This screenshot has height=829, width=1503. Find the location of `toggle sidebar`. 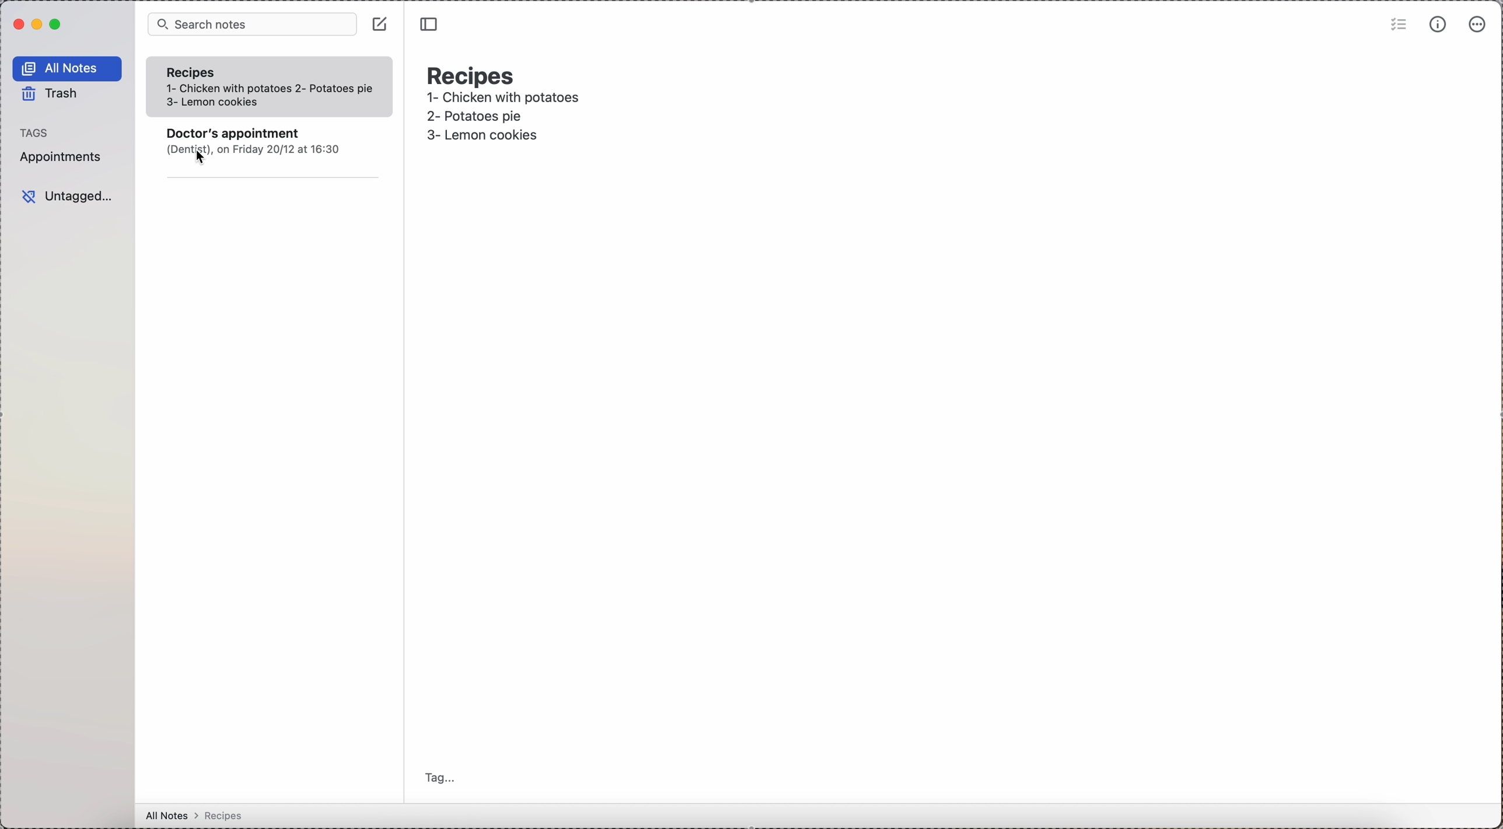

toggle sidebar is located at coordinates (432, 25).